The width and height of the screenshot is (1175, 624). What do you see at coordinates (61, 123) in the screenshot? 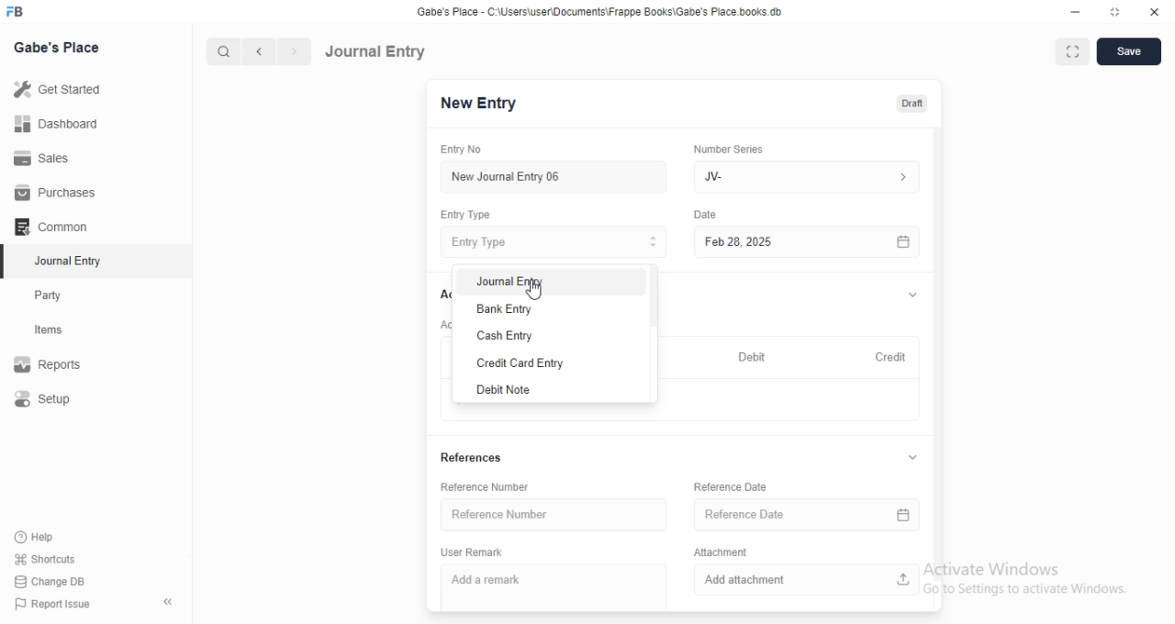
I see `Dashboard` at bounding box center [61, 123].